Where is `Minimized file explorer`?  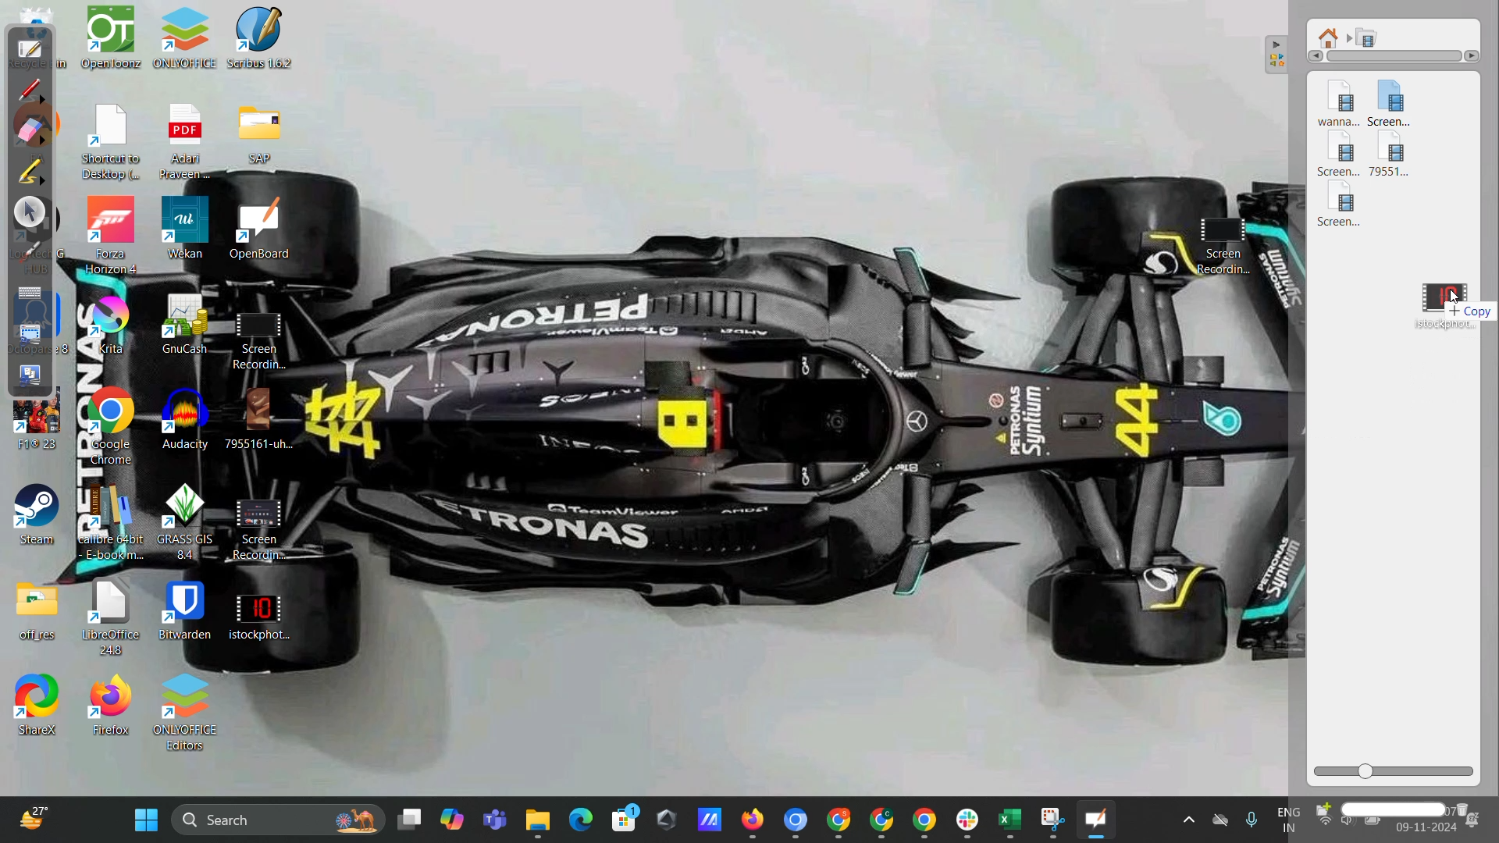
Minimized file explorer is located at coordinates (533, 821).